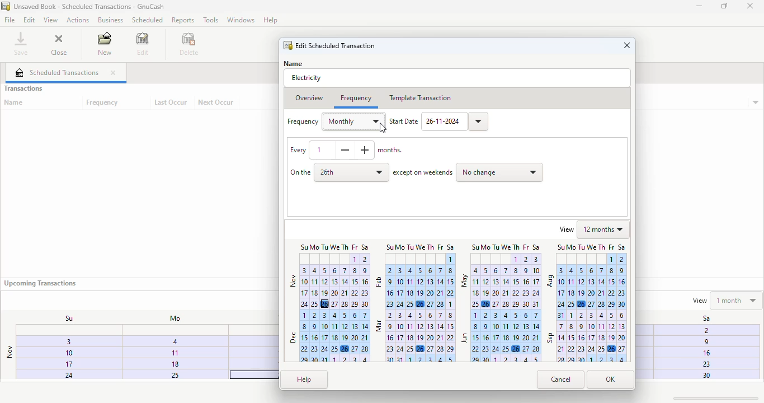 This screenshot has height=403, width=764. What do you see at coordinates (455, 121) in the screenshot?
I see `26-11-2024` at bounding box center [455, 121].